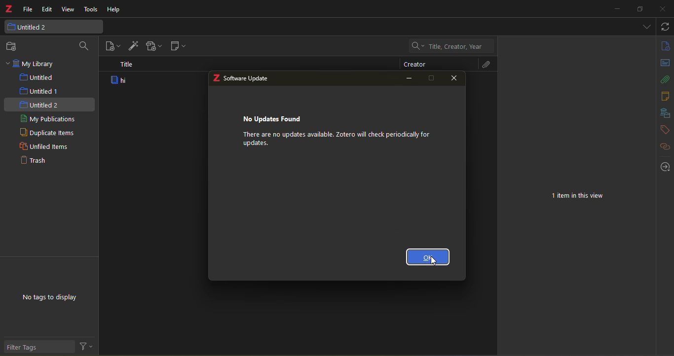 The image size is (674, 356). What do you see at coordinates (248, 79) in the screenshot?
I see `software update` at bounding box center [248, 79].